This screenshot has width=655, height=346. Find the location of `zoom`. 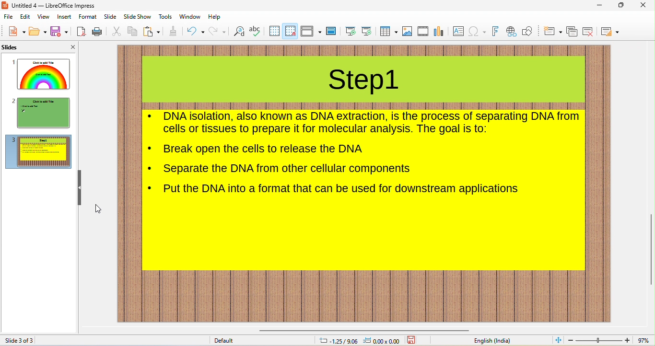

zoom is located at coordinates (599, 340).